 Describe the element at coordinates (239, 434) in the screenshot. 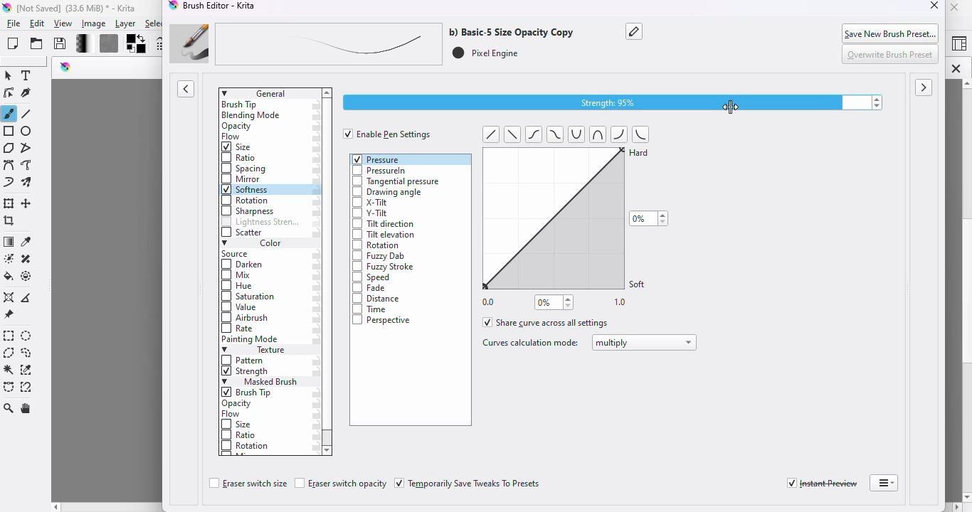

I see `ratio` at that location.